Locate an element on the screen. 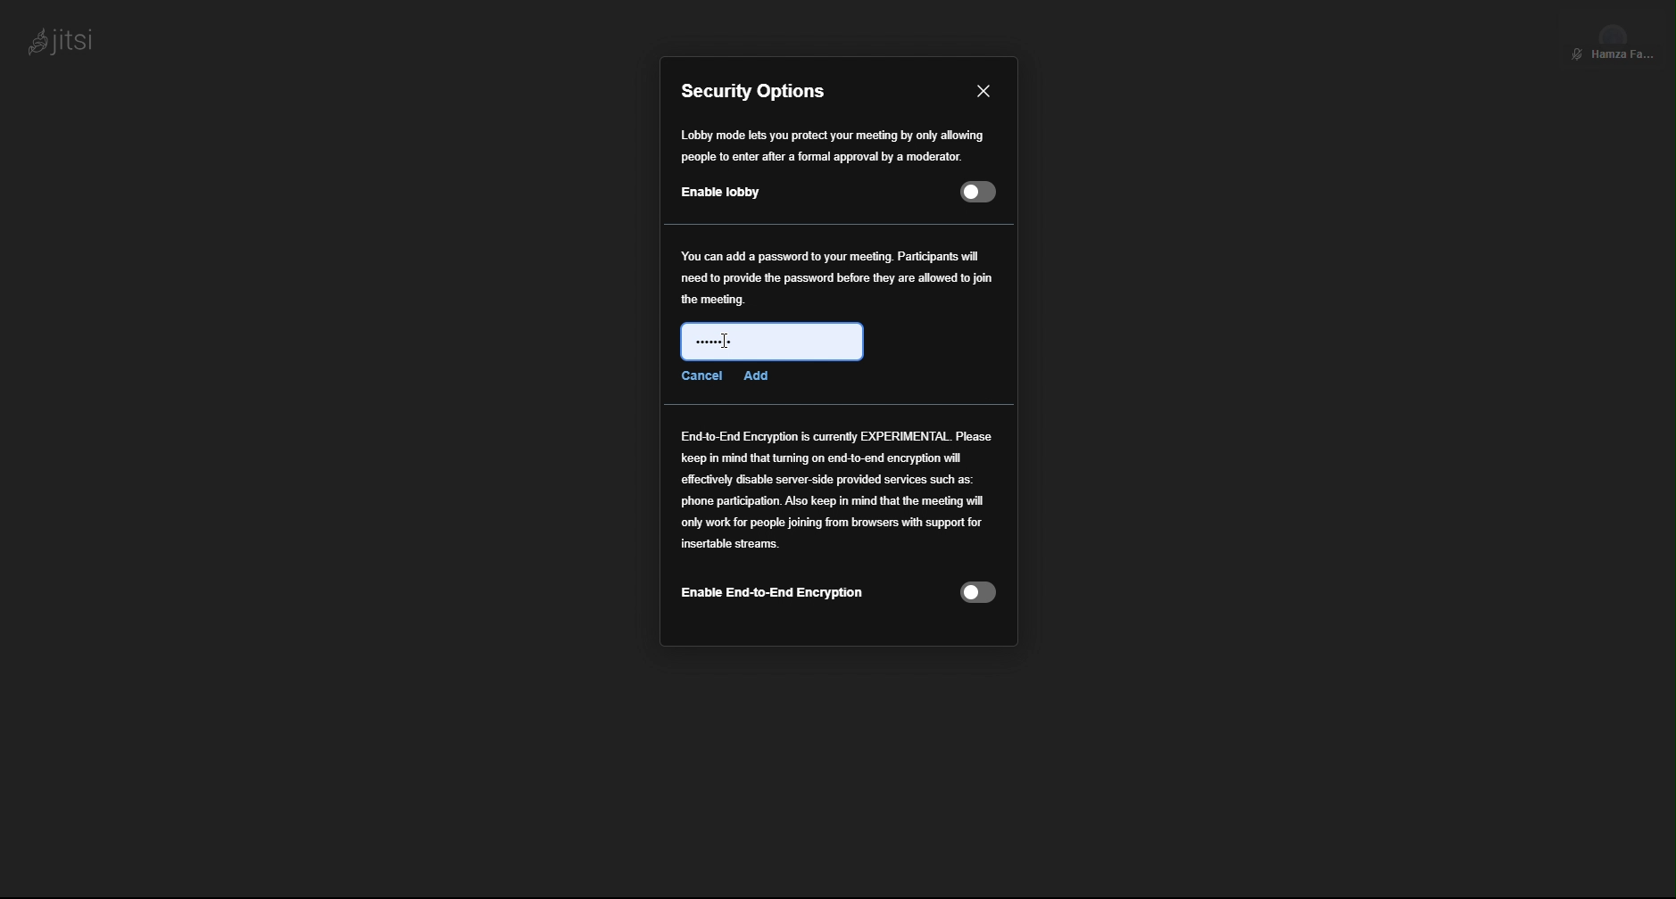 The height and width of the screenshot is (899, 1676). Password is located at coordinates (838, 276).